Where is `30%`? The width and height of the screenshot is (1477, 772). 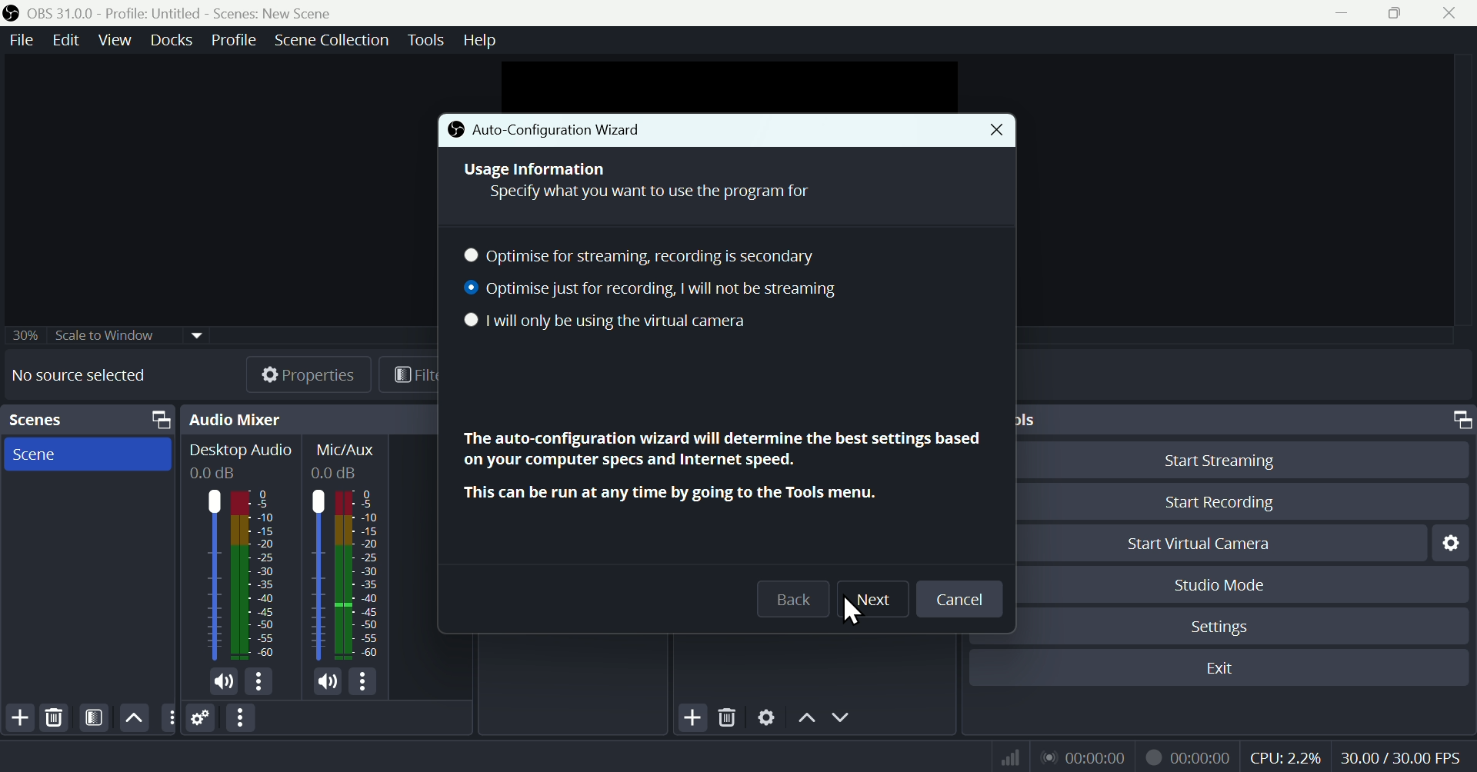 30% is located at coordinates (22, 334).